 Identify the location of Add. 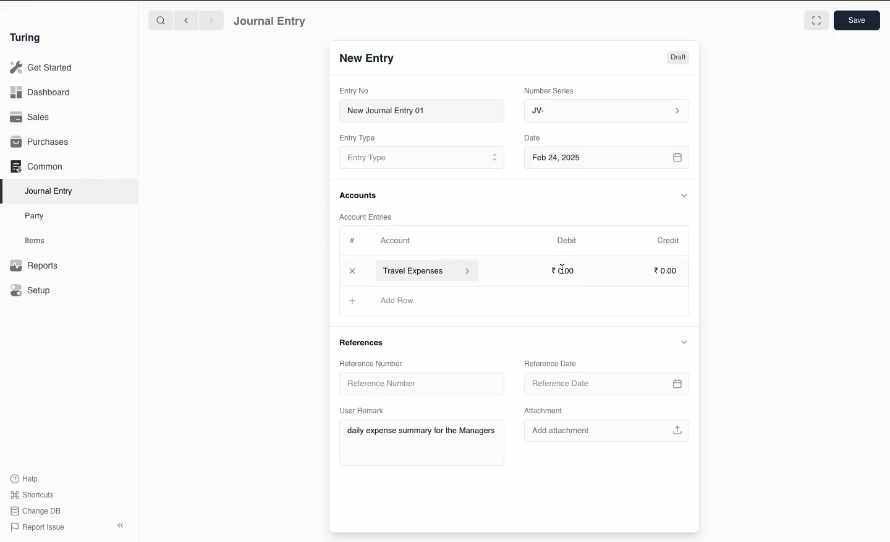
(352, 299).